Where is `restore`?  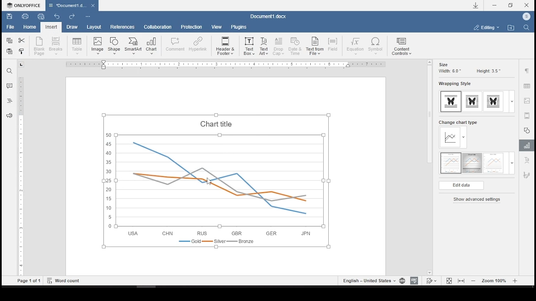
restore is located at coordinates (512, 5).